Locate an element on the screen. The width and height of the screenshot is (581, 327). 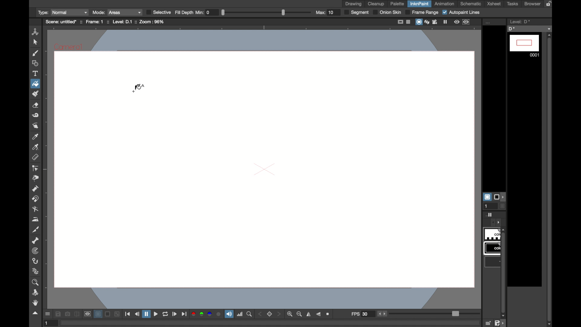
iron tool is located at coordinates (36, 219).